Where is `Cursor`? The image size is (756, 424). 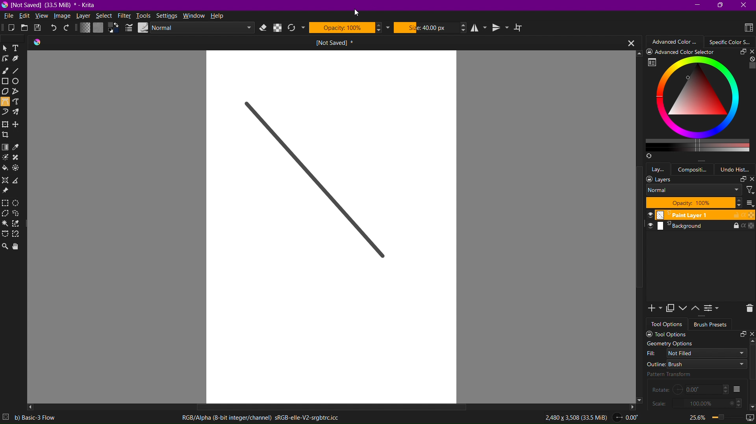
Cursor is located at coordinates (357, 13).